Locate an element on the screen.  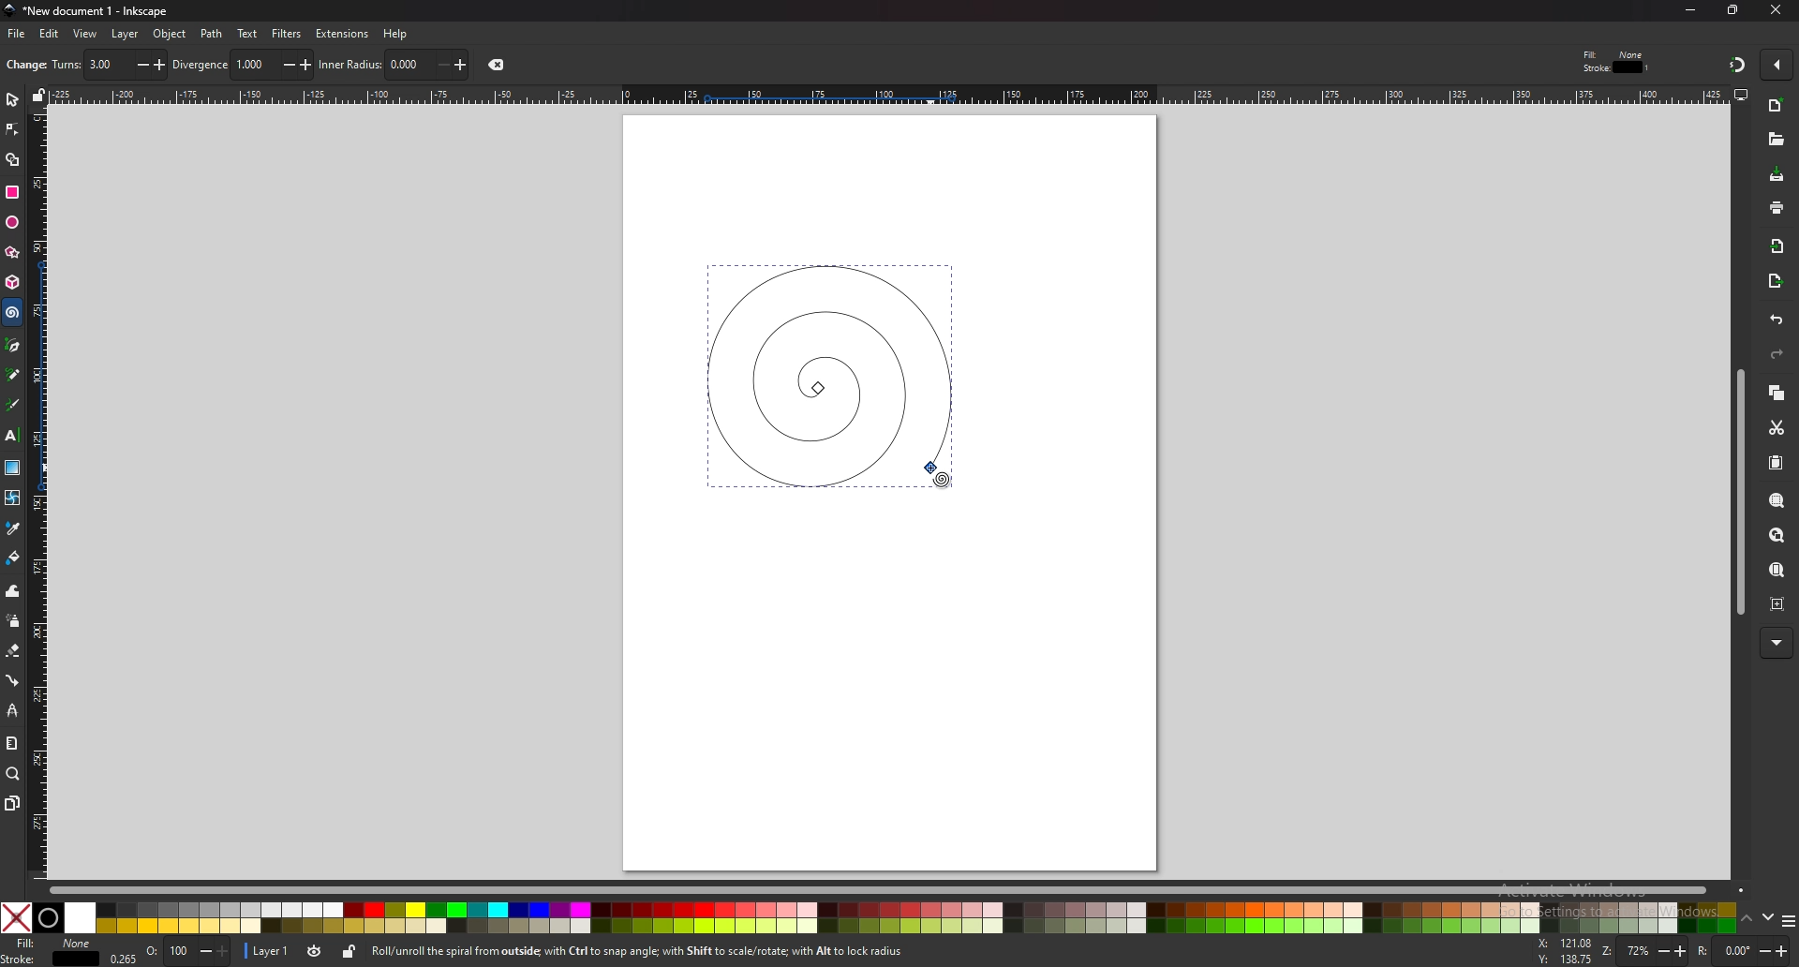
calligraphy is located at coordinates (14, 404).